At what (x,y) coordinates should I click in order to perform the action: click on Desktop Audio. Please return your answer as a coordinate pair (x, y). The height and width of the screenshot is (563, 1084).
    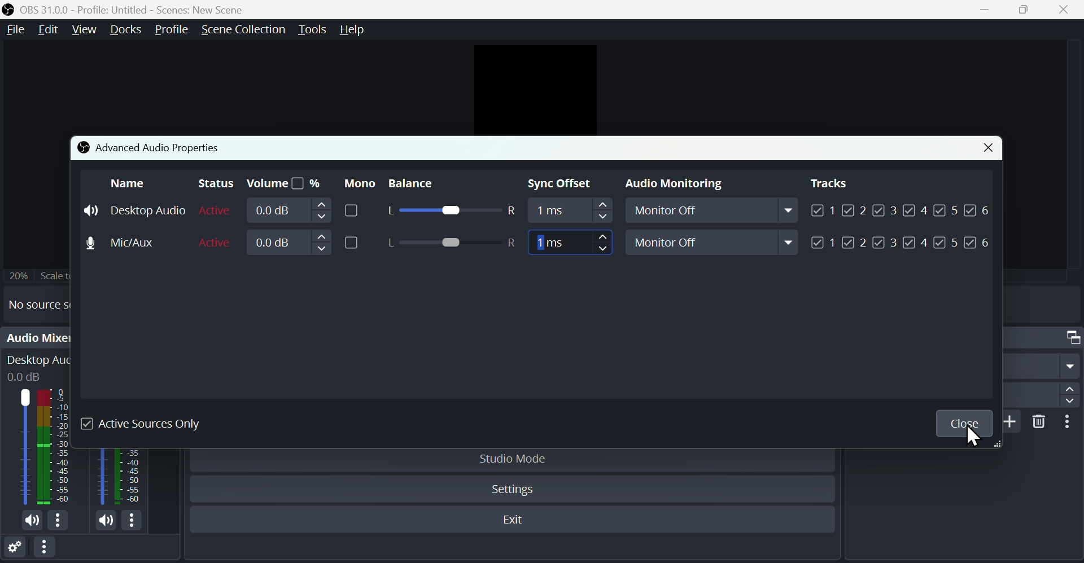
    Looking at the image, I should click on (56, 447).